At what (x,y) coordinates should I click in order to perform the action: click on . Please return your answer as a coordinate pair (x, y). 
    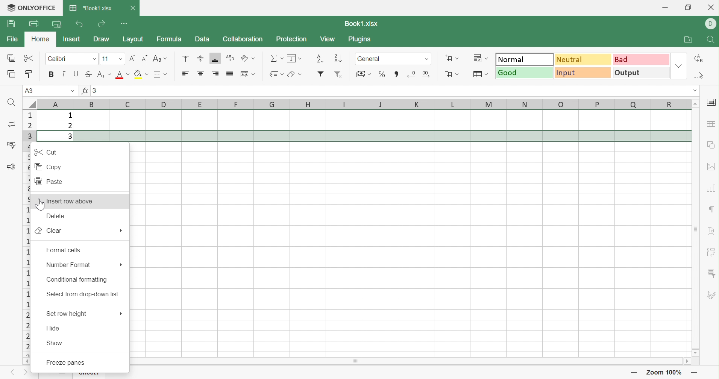
    Looking at the image, I should click on (84, 91).